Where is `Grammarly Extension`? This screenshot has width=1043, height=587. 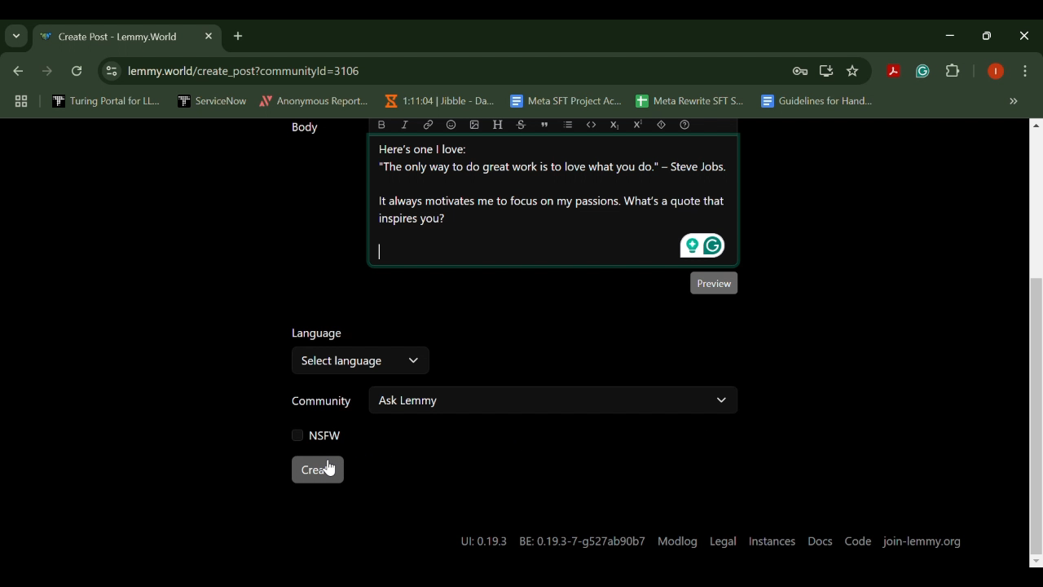
Grammarly Extension is located at coordinates (921, 72).